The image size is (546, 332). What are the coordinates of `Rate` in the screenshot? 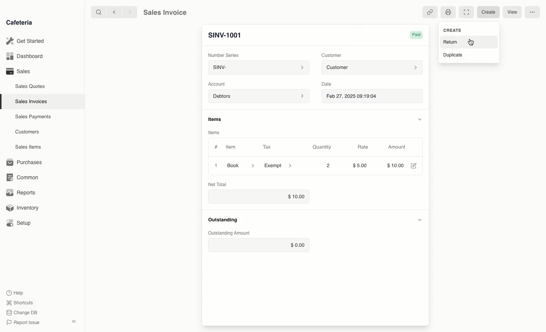 It's located at (363, 147).